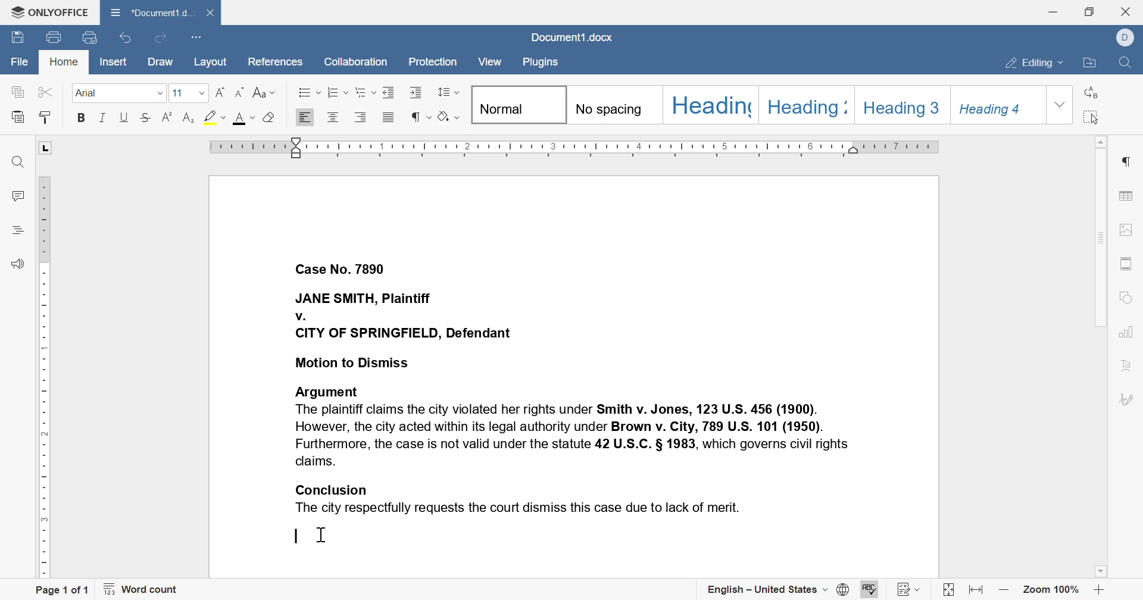 This screenshot has width=1143, height=600. What do you see at coordinates (265, 92) in the screenshot?
I see `change case` at bounding box center [265, 92].